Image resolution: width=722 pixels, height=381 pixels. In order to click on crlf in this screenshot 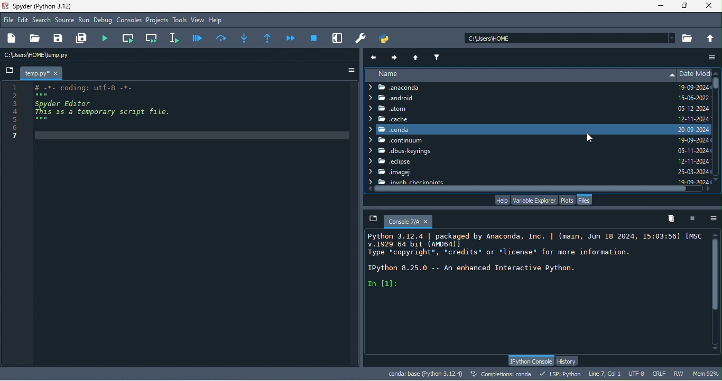, I will do `click(661, 374)`.